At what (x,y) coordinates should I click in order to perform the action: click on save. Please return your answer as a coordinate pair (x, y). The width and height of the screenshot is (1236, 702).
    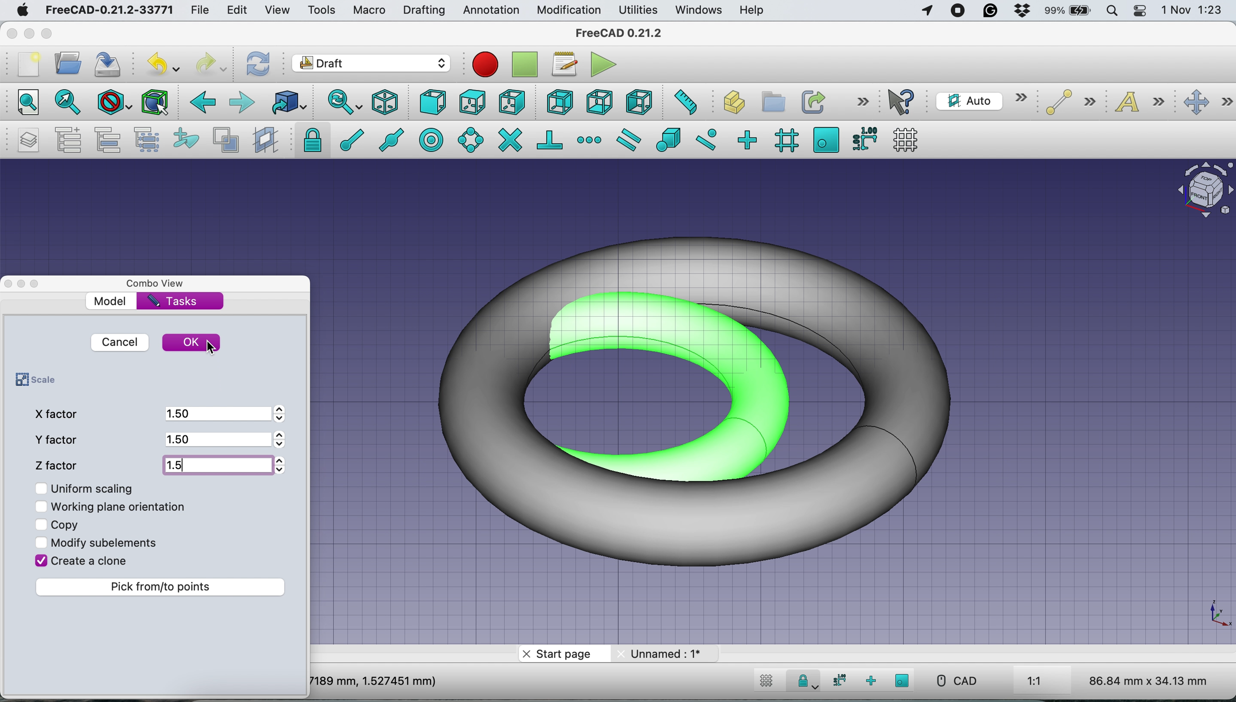
    Looking at the image, I should click on (111, 63).